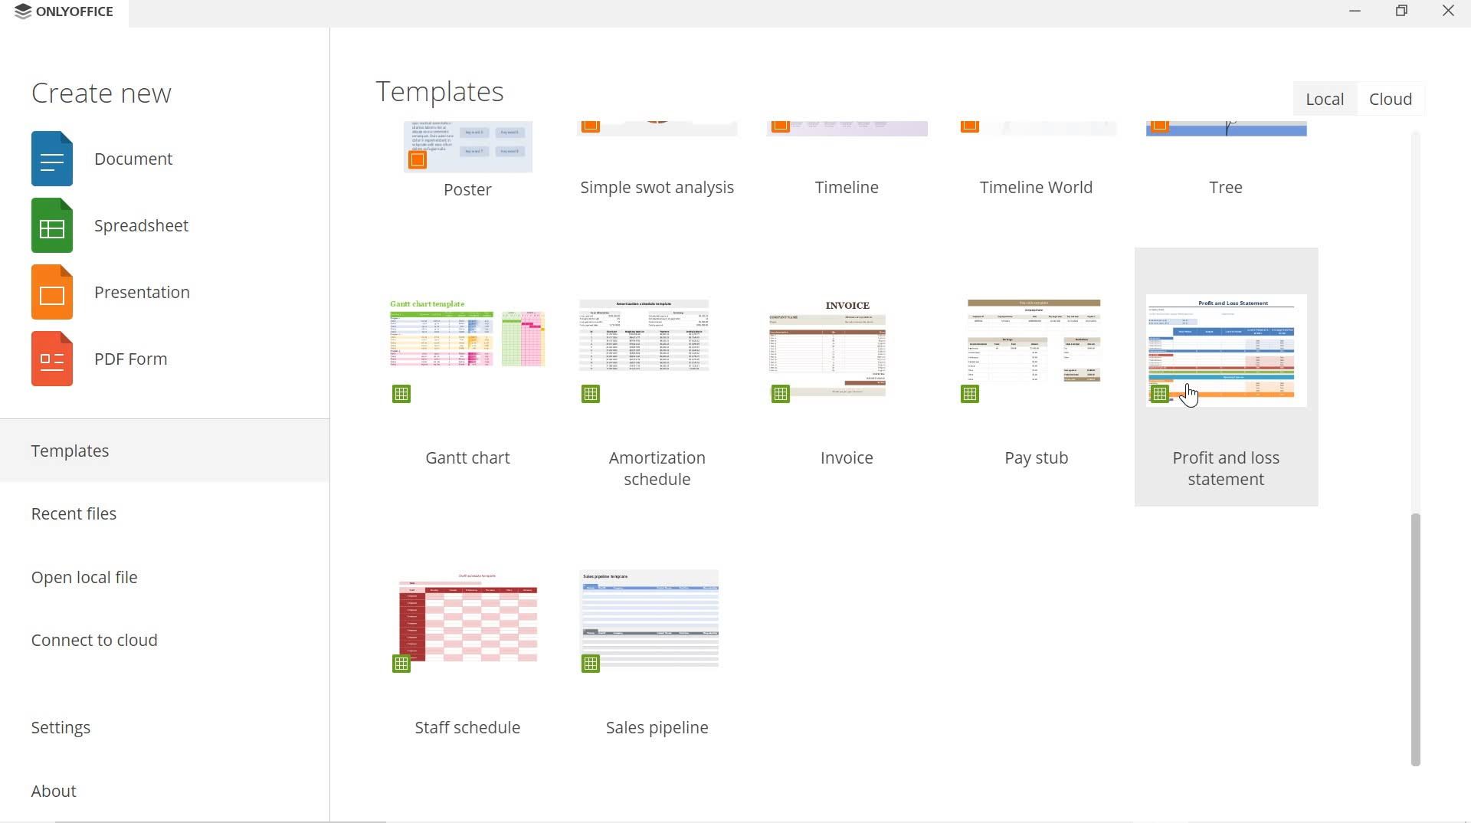  What do you see at coordinates (469, 622) in the screenshot?
I see `Template design` at bounding box center [469, 622].